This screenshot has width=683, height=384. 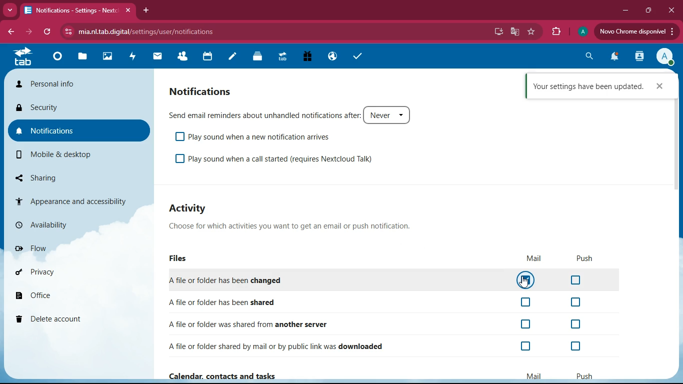 I want to click on flow, so click(x=58, y=248).